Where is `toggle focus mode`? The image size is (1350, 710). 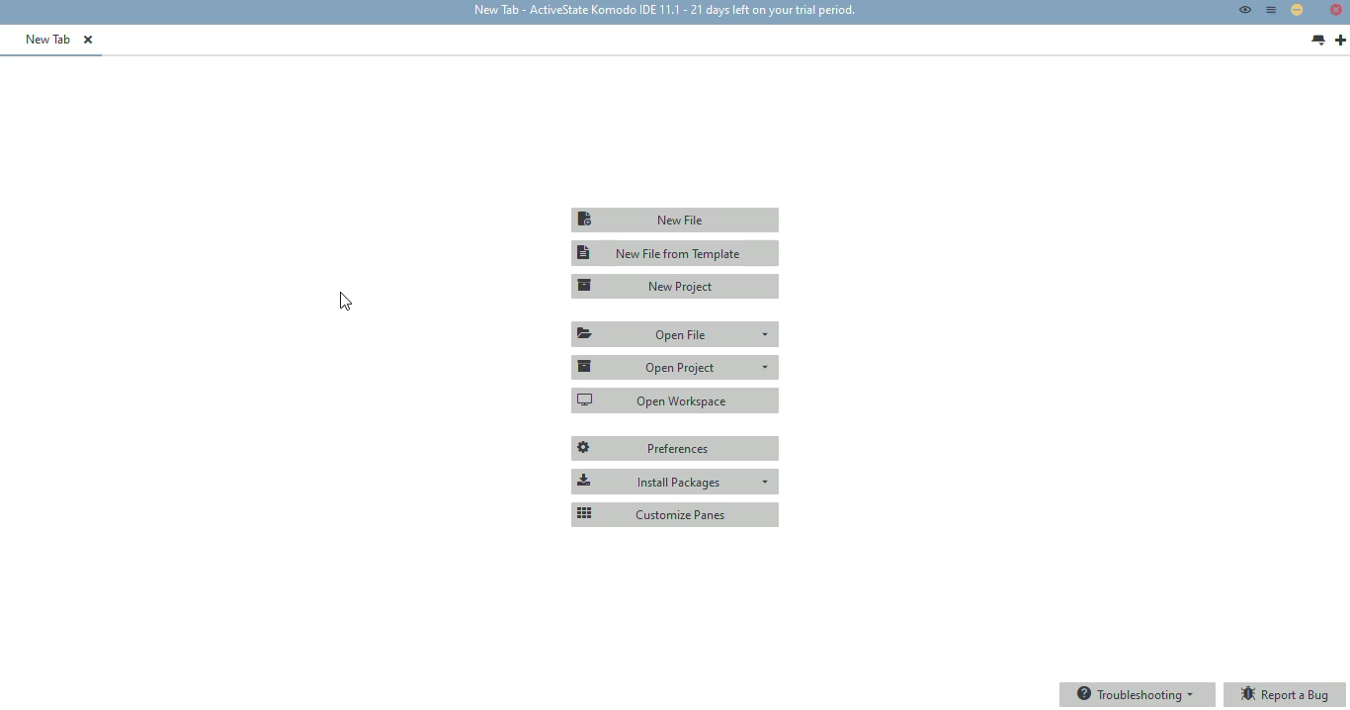 toggle focus mode is located at coordinates (1245, 9).